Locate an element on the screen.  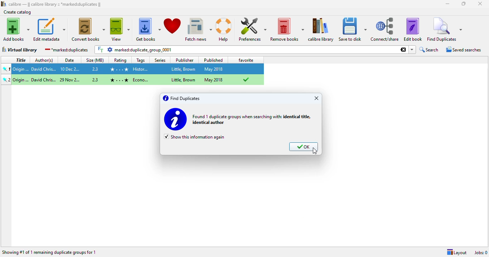
title is located at coordinates (20, 60).